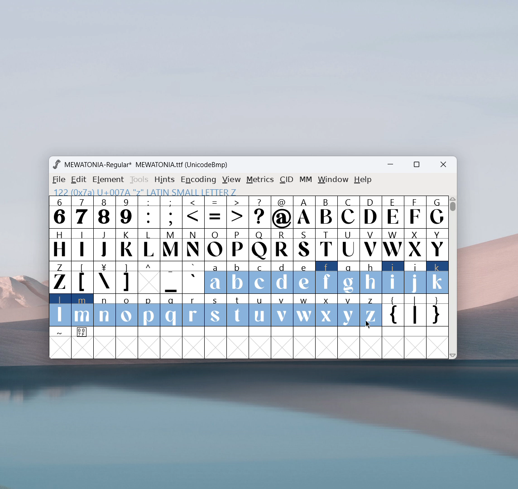 This screenshot has width=518, height=489. What do you see at coordinates (127, 311) in the screenshot?
I see `o` at bounding box center [127, 311].